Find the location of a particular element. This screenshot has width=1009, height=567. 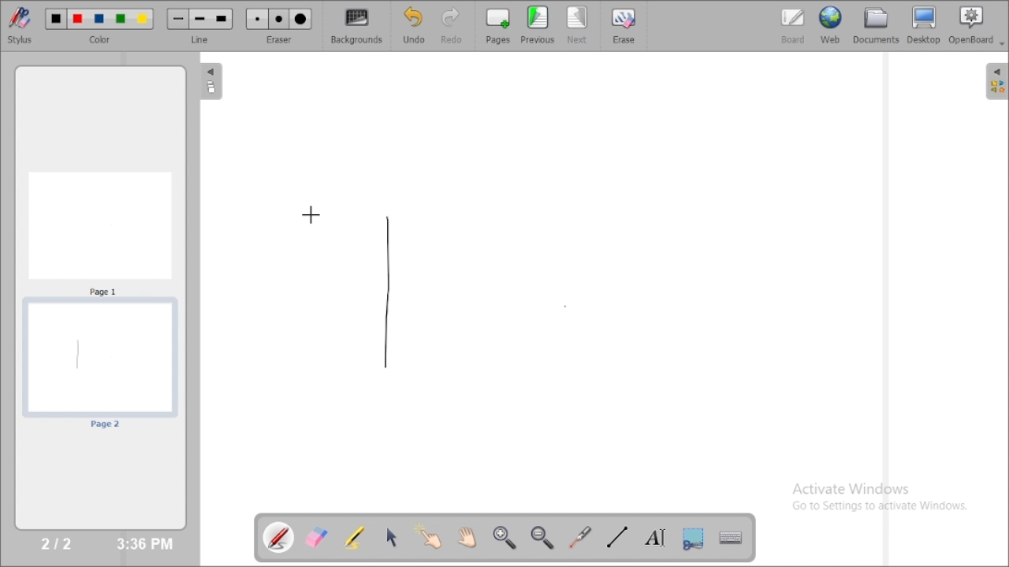

openboard is located at coordinates (977, 26).